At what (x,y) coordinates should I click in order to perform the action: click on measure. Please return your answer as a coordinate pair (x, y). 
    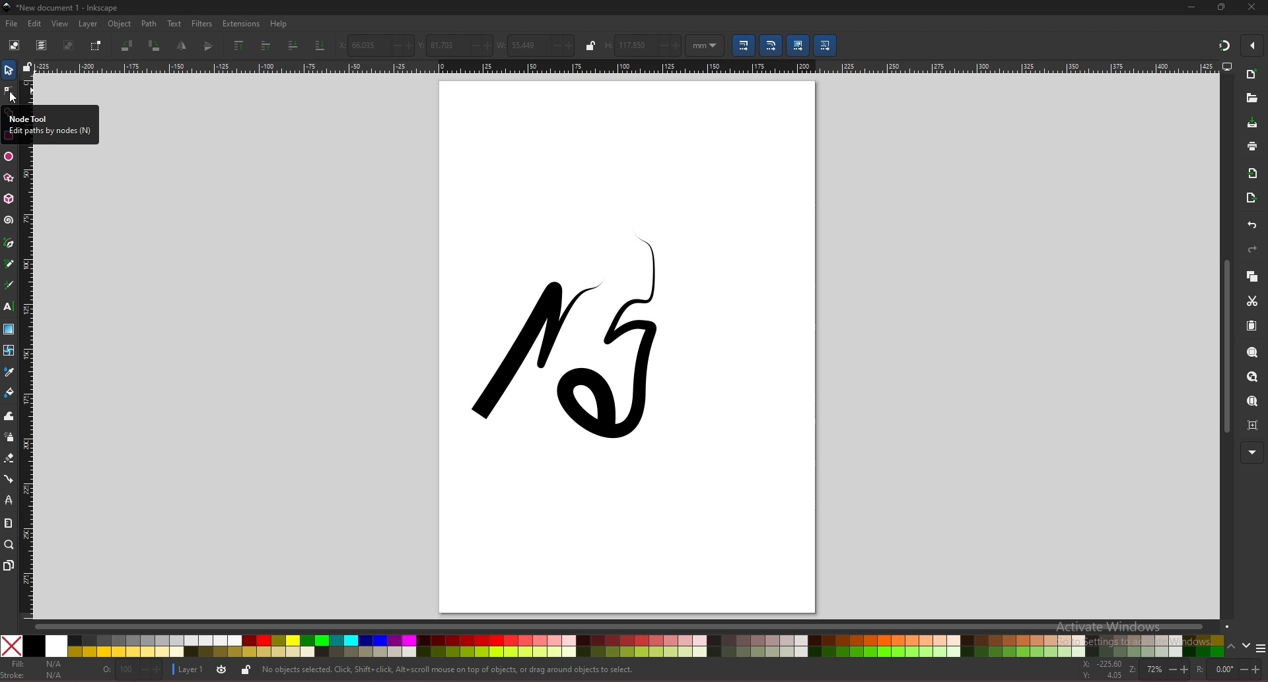
    Looking at the image, I should click on (9, 522).